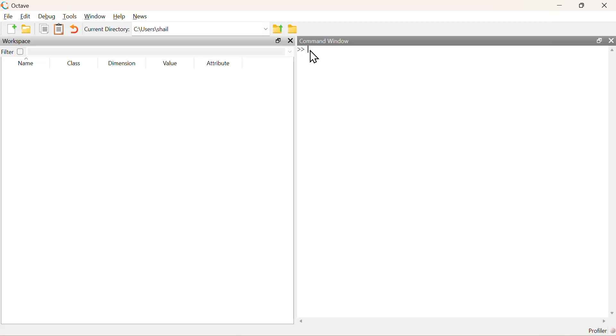  What do you see at coordinates (73, 30) in the screenshot?
I see `Undo` at bounding box center [73, 30].